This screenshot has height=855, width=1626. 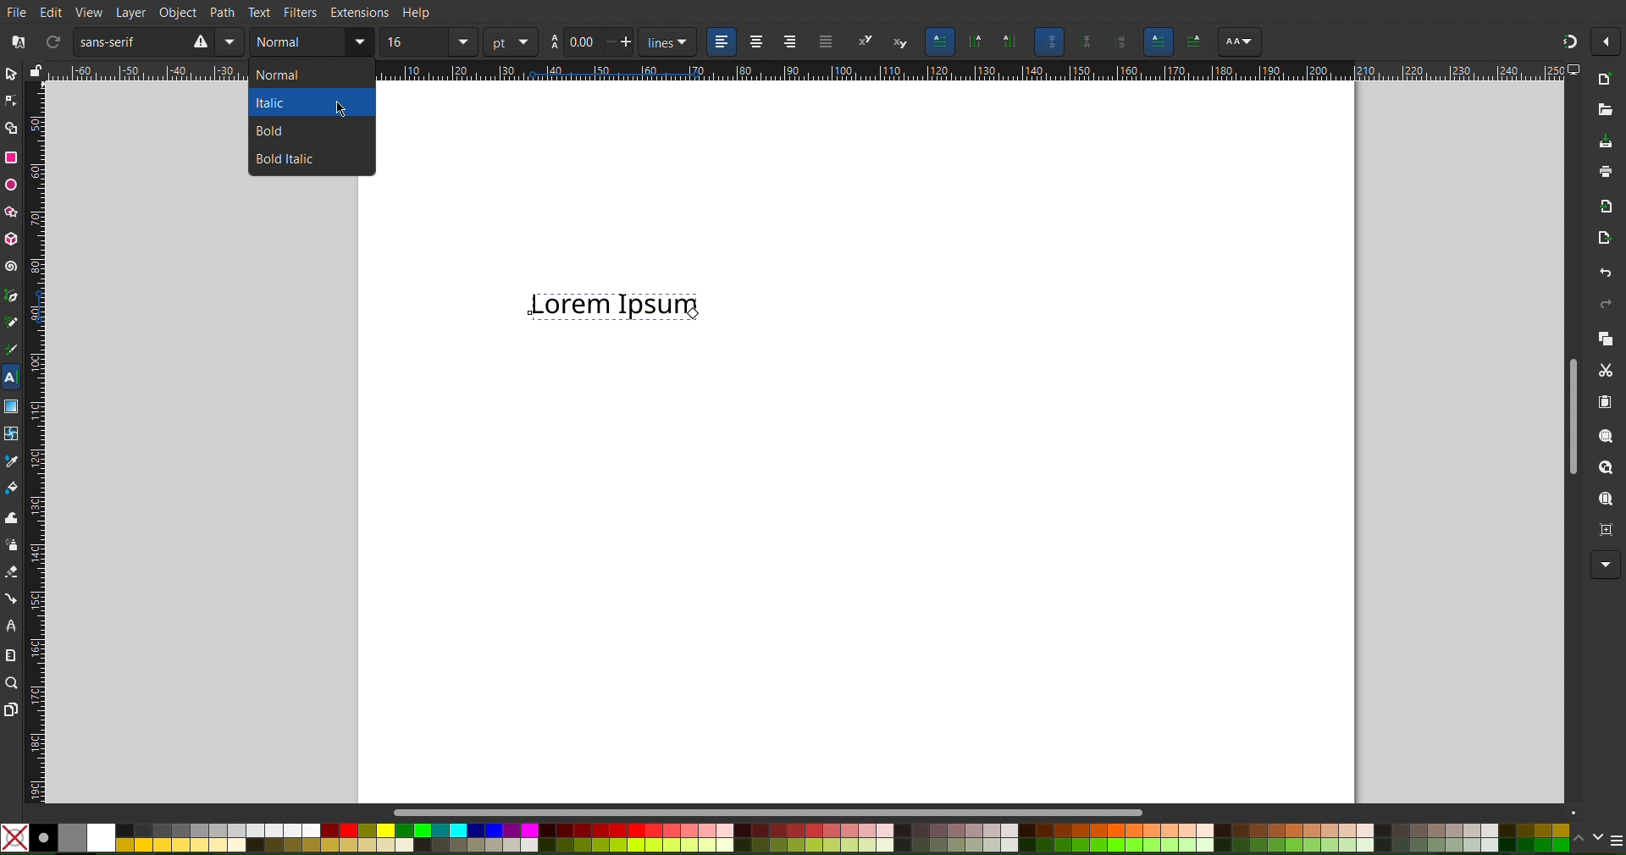 What do you see at coordinates (1604, 565) in the screenshot?
I see `More Options` at bounding box center [1604, 565].